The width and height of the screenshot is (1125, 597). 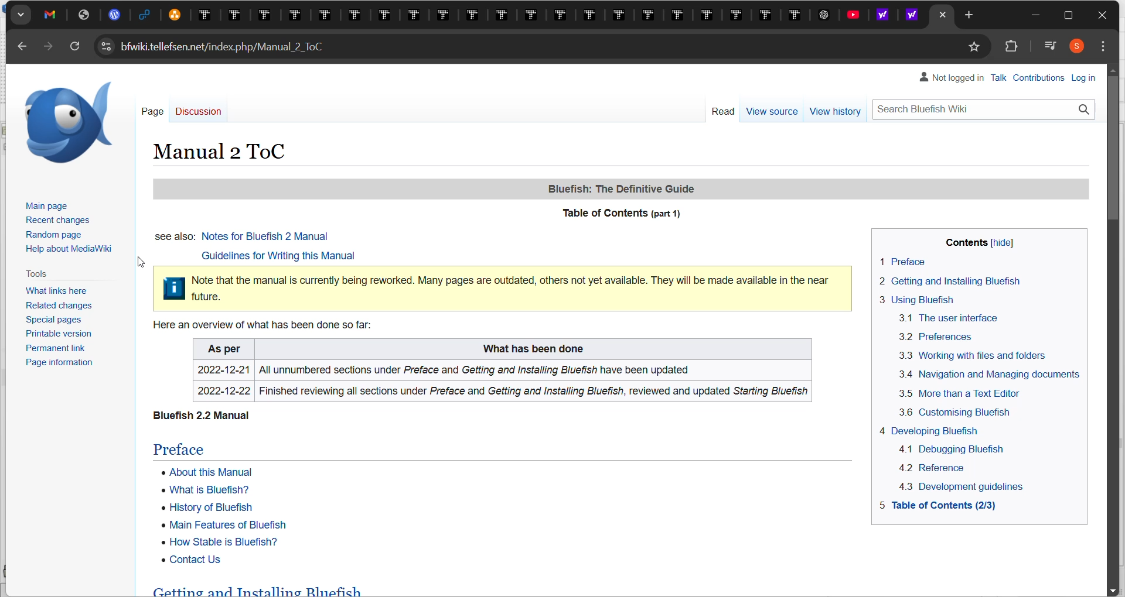 What do you see at coordinates (1083, 46) in the screenshot?
I see `profile` at bounding box center [1083, 46].